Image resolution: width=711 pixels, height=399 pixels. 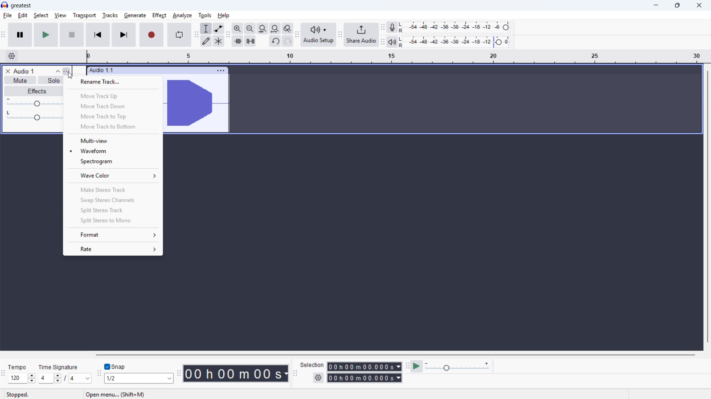 I want to click on fit selection to width, so click(x=250, y=28).